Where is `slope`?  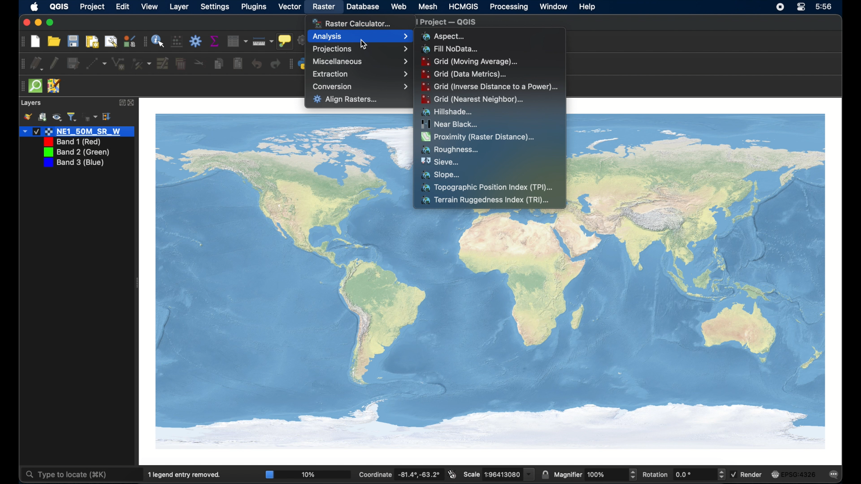 slope is located at coordinates (442, 175).